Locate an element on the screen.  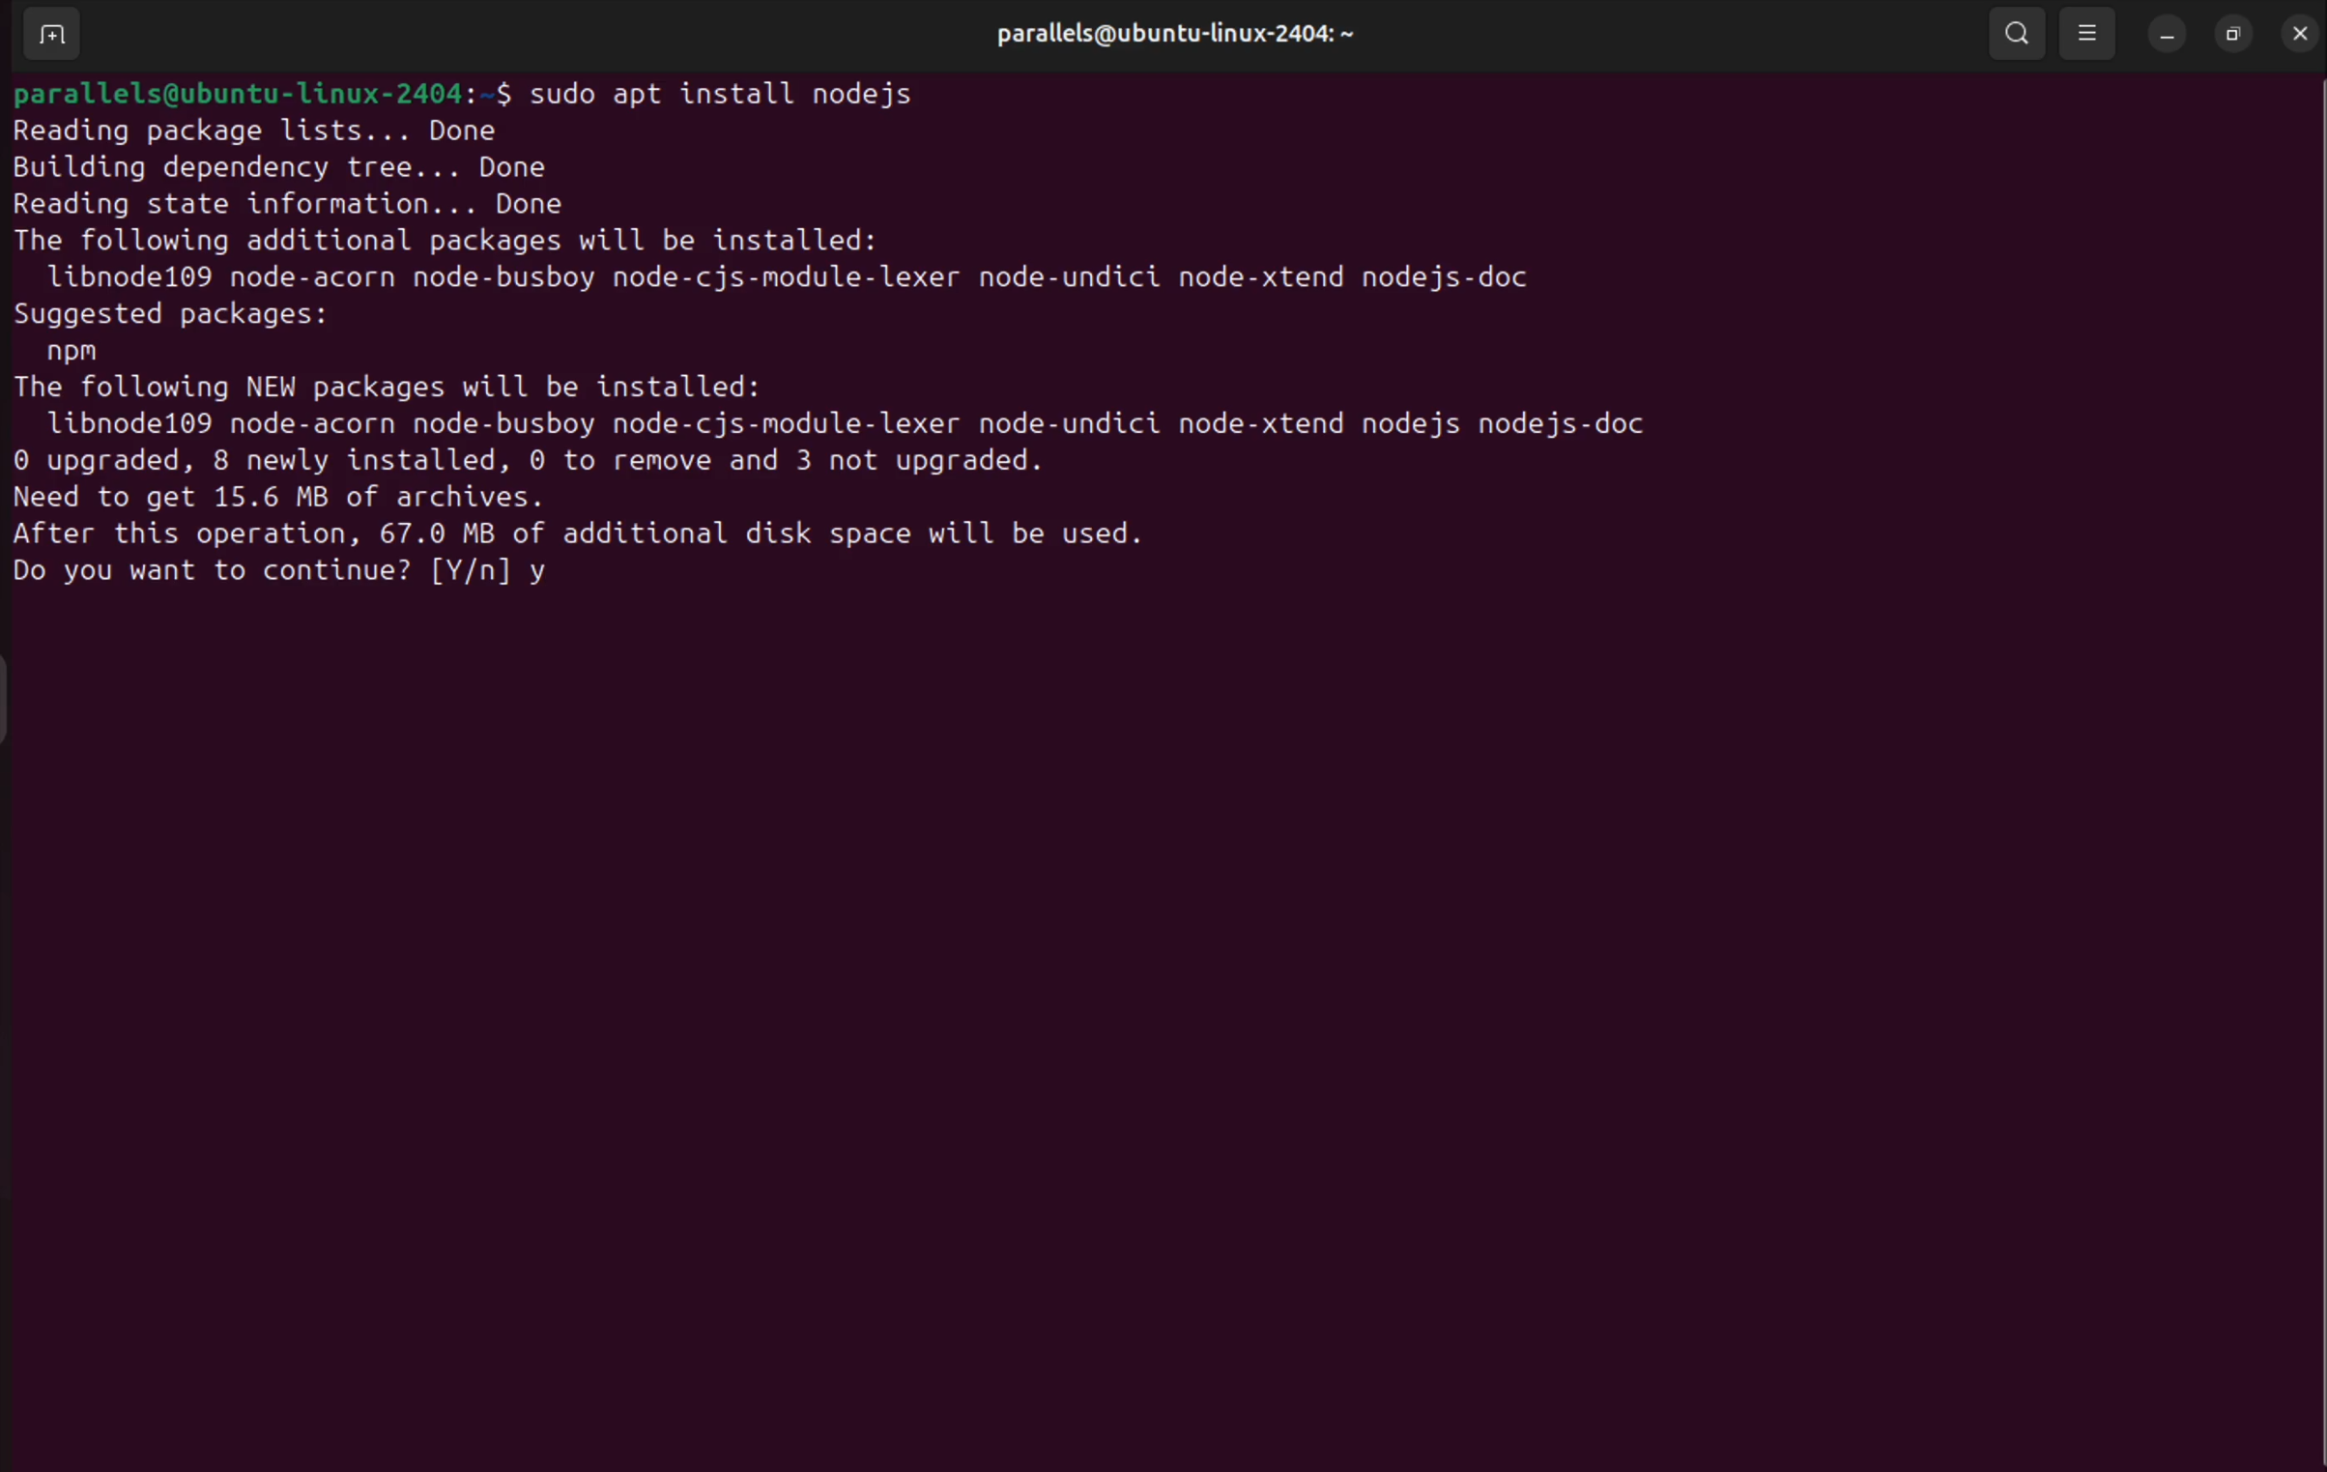
add terminal is located at coordinates (48, 35).